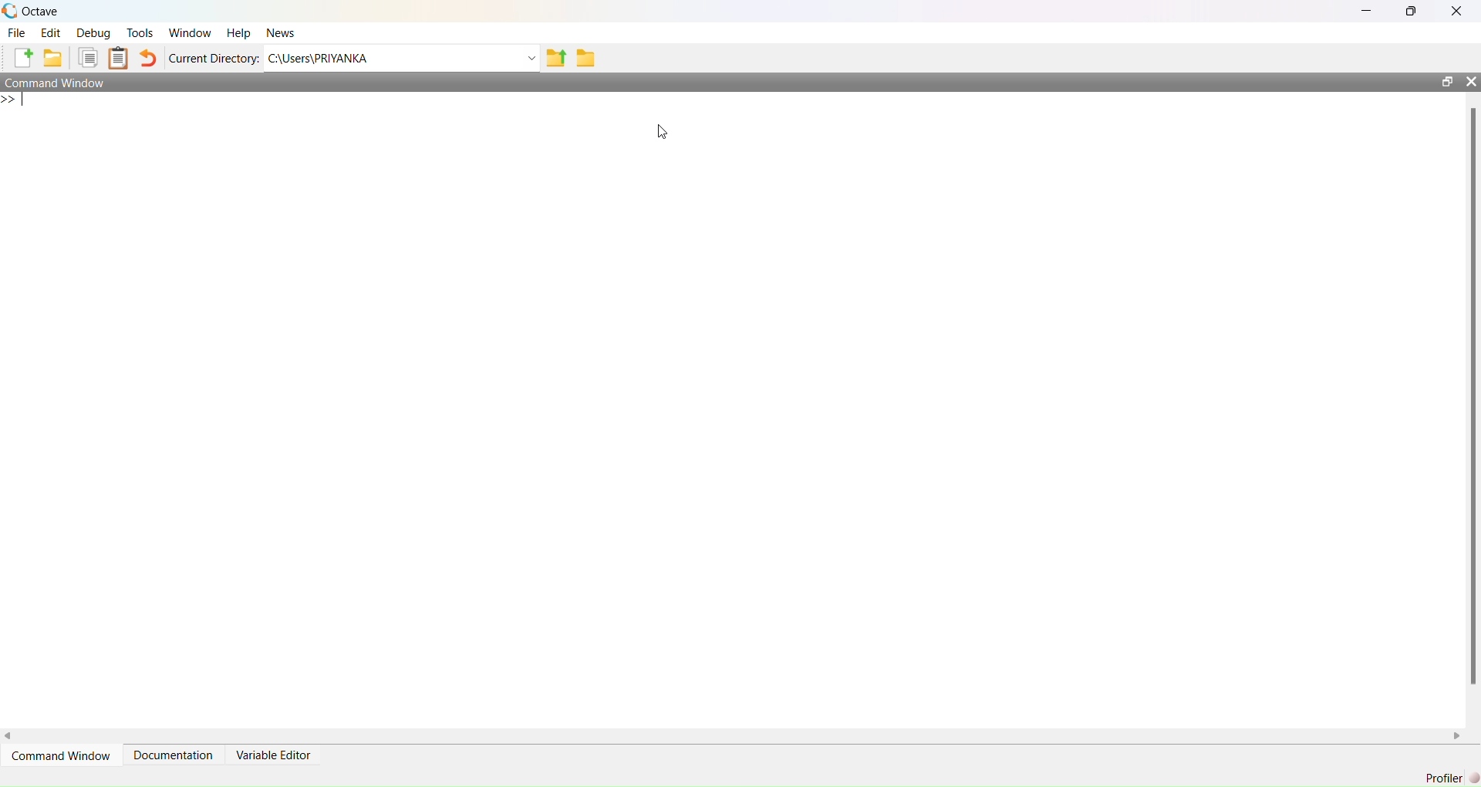 This screenshot has width=1481, height=787. Describe the element at coordinates (190, 32) in the screenshot. I see `Window` at that location.